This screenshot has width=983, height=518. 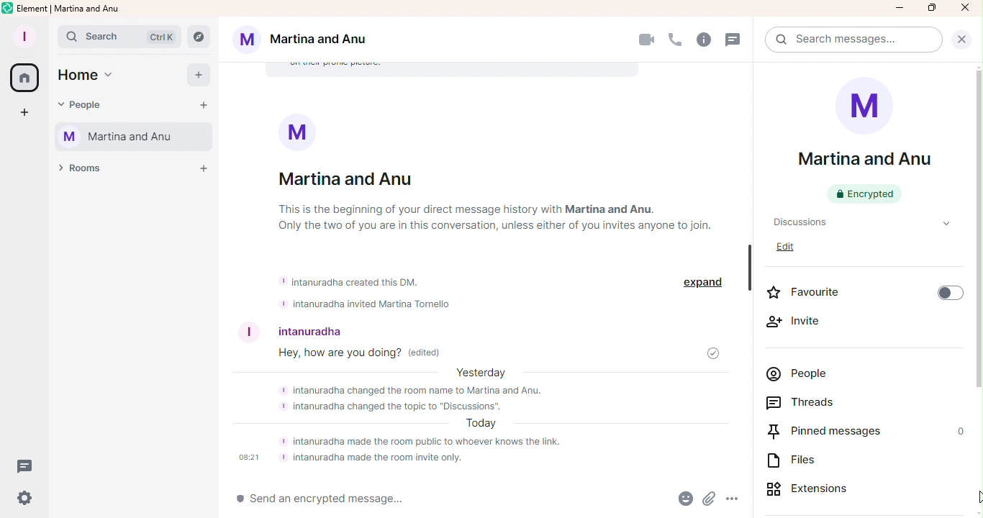 I want to click on Threads, so click(x=29, y=465).